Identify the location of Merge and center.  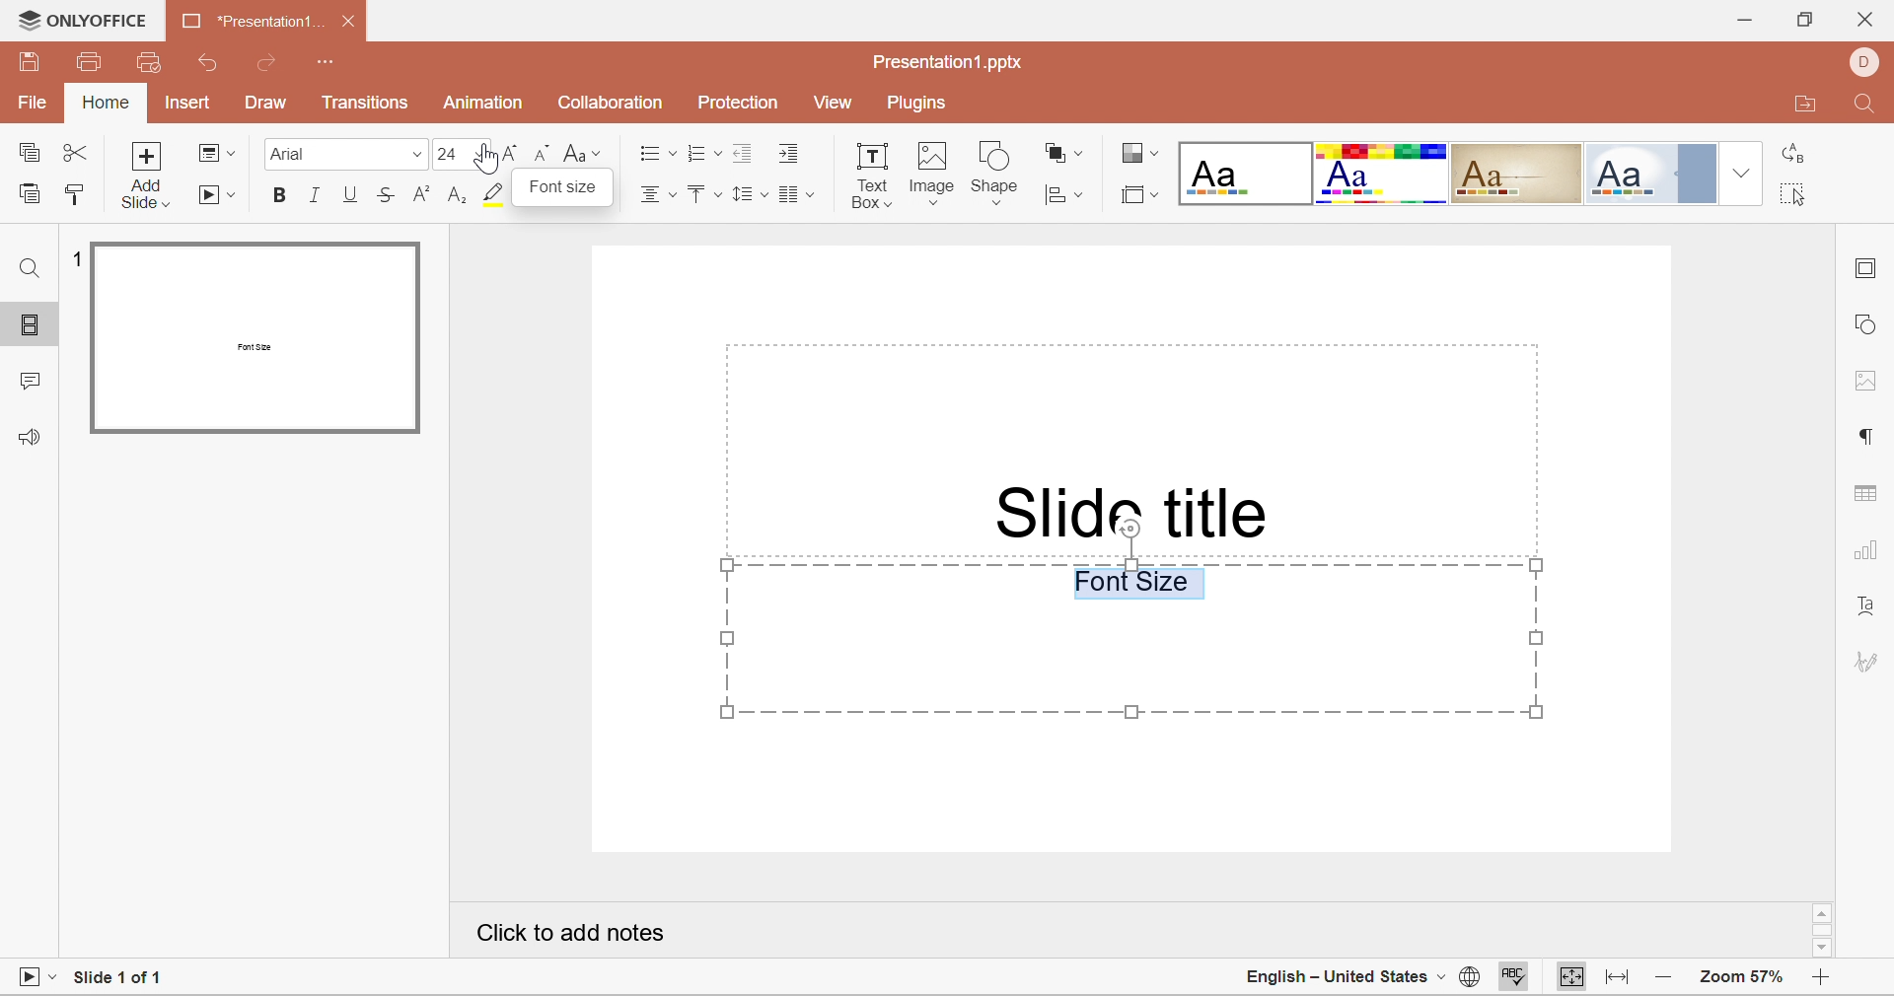
(795, 196).